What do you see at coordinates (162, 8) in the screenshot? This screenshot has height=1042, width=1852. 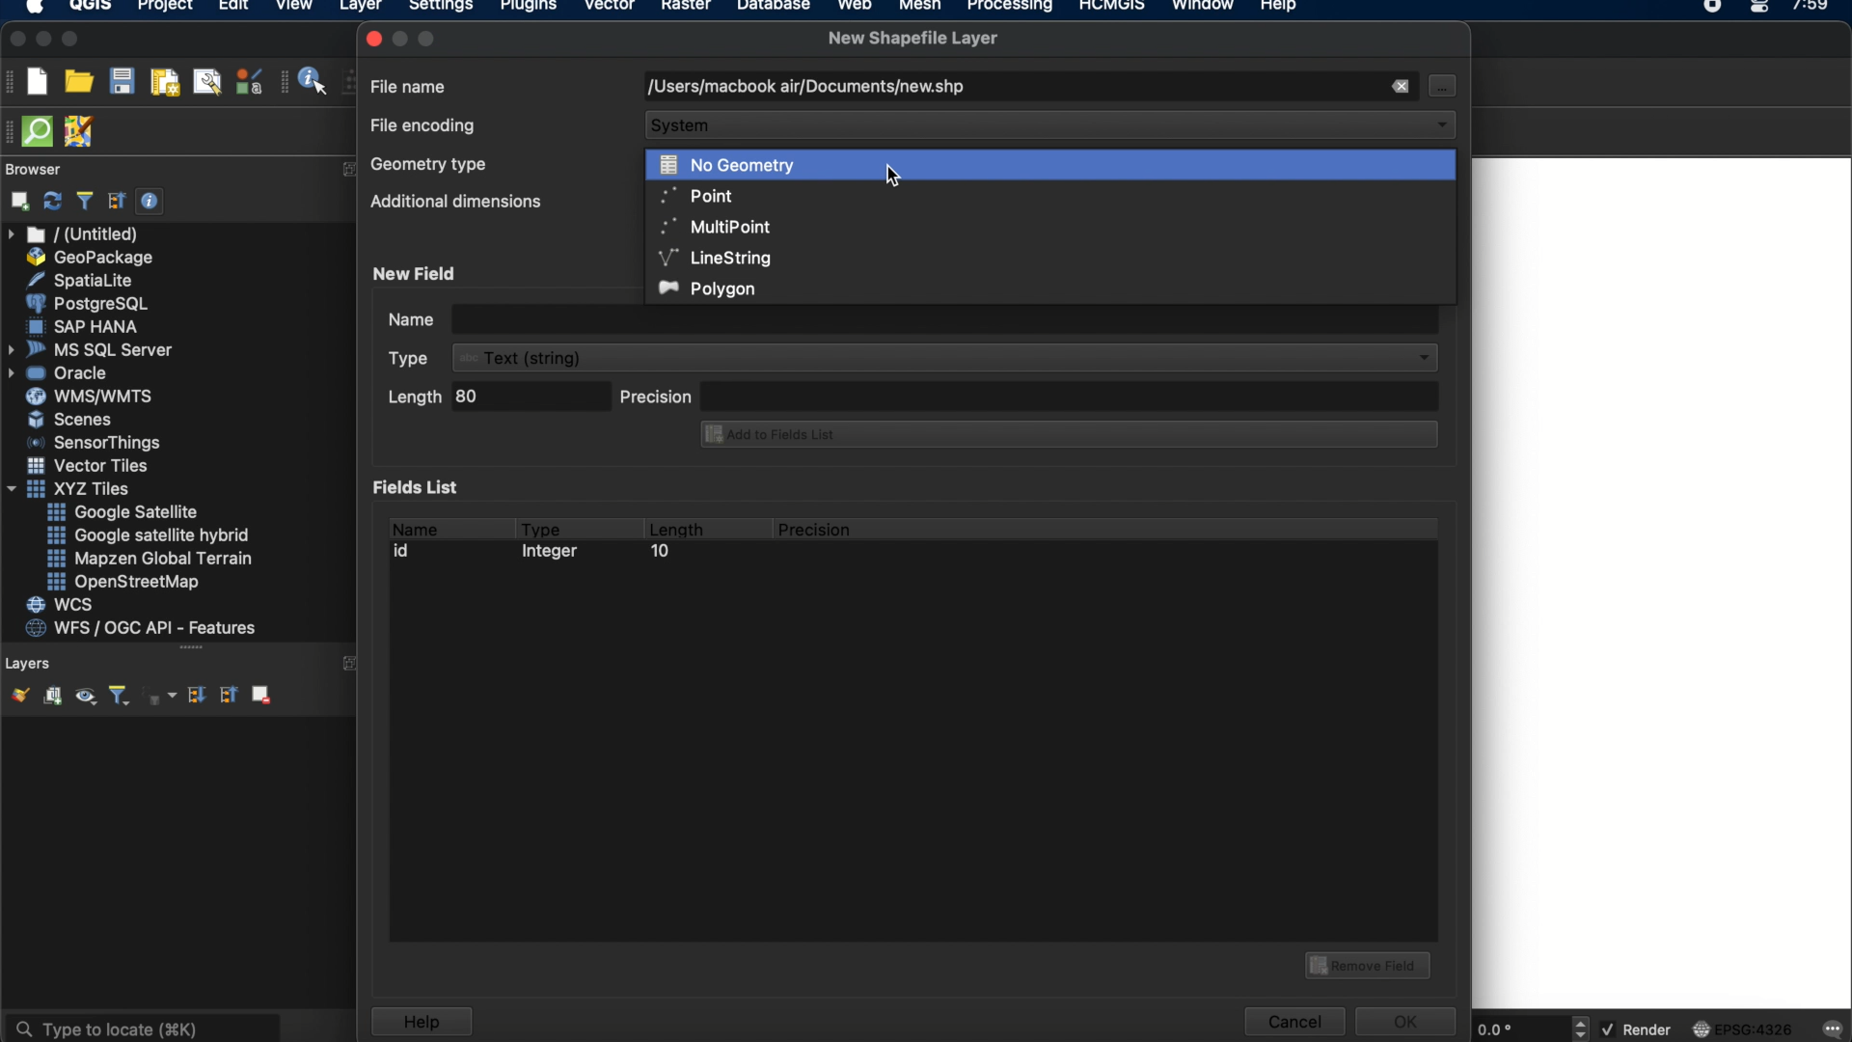 I see `project` at bounding box center [162, 8].